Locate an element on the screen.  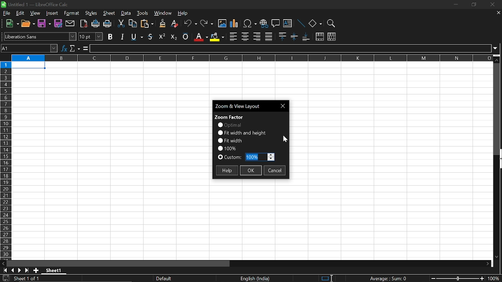
superscript is located at coordinates (162, 36).